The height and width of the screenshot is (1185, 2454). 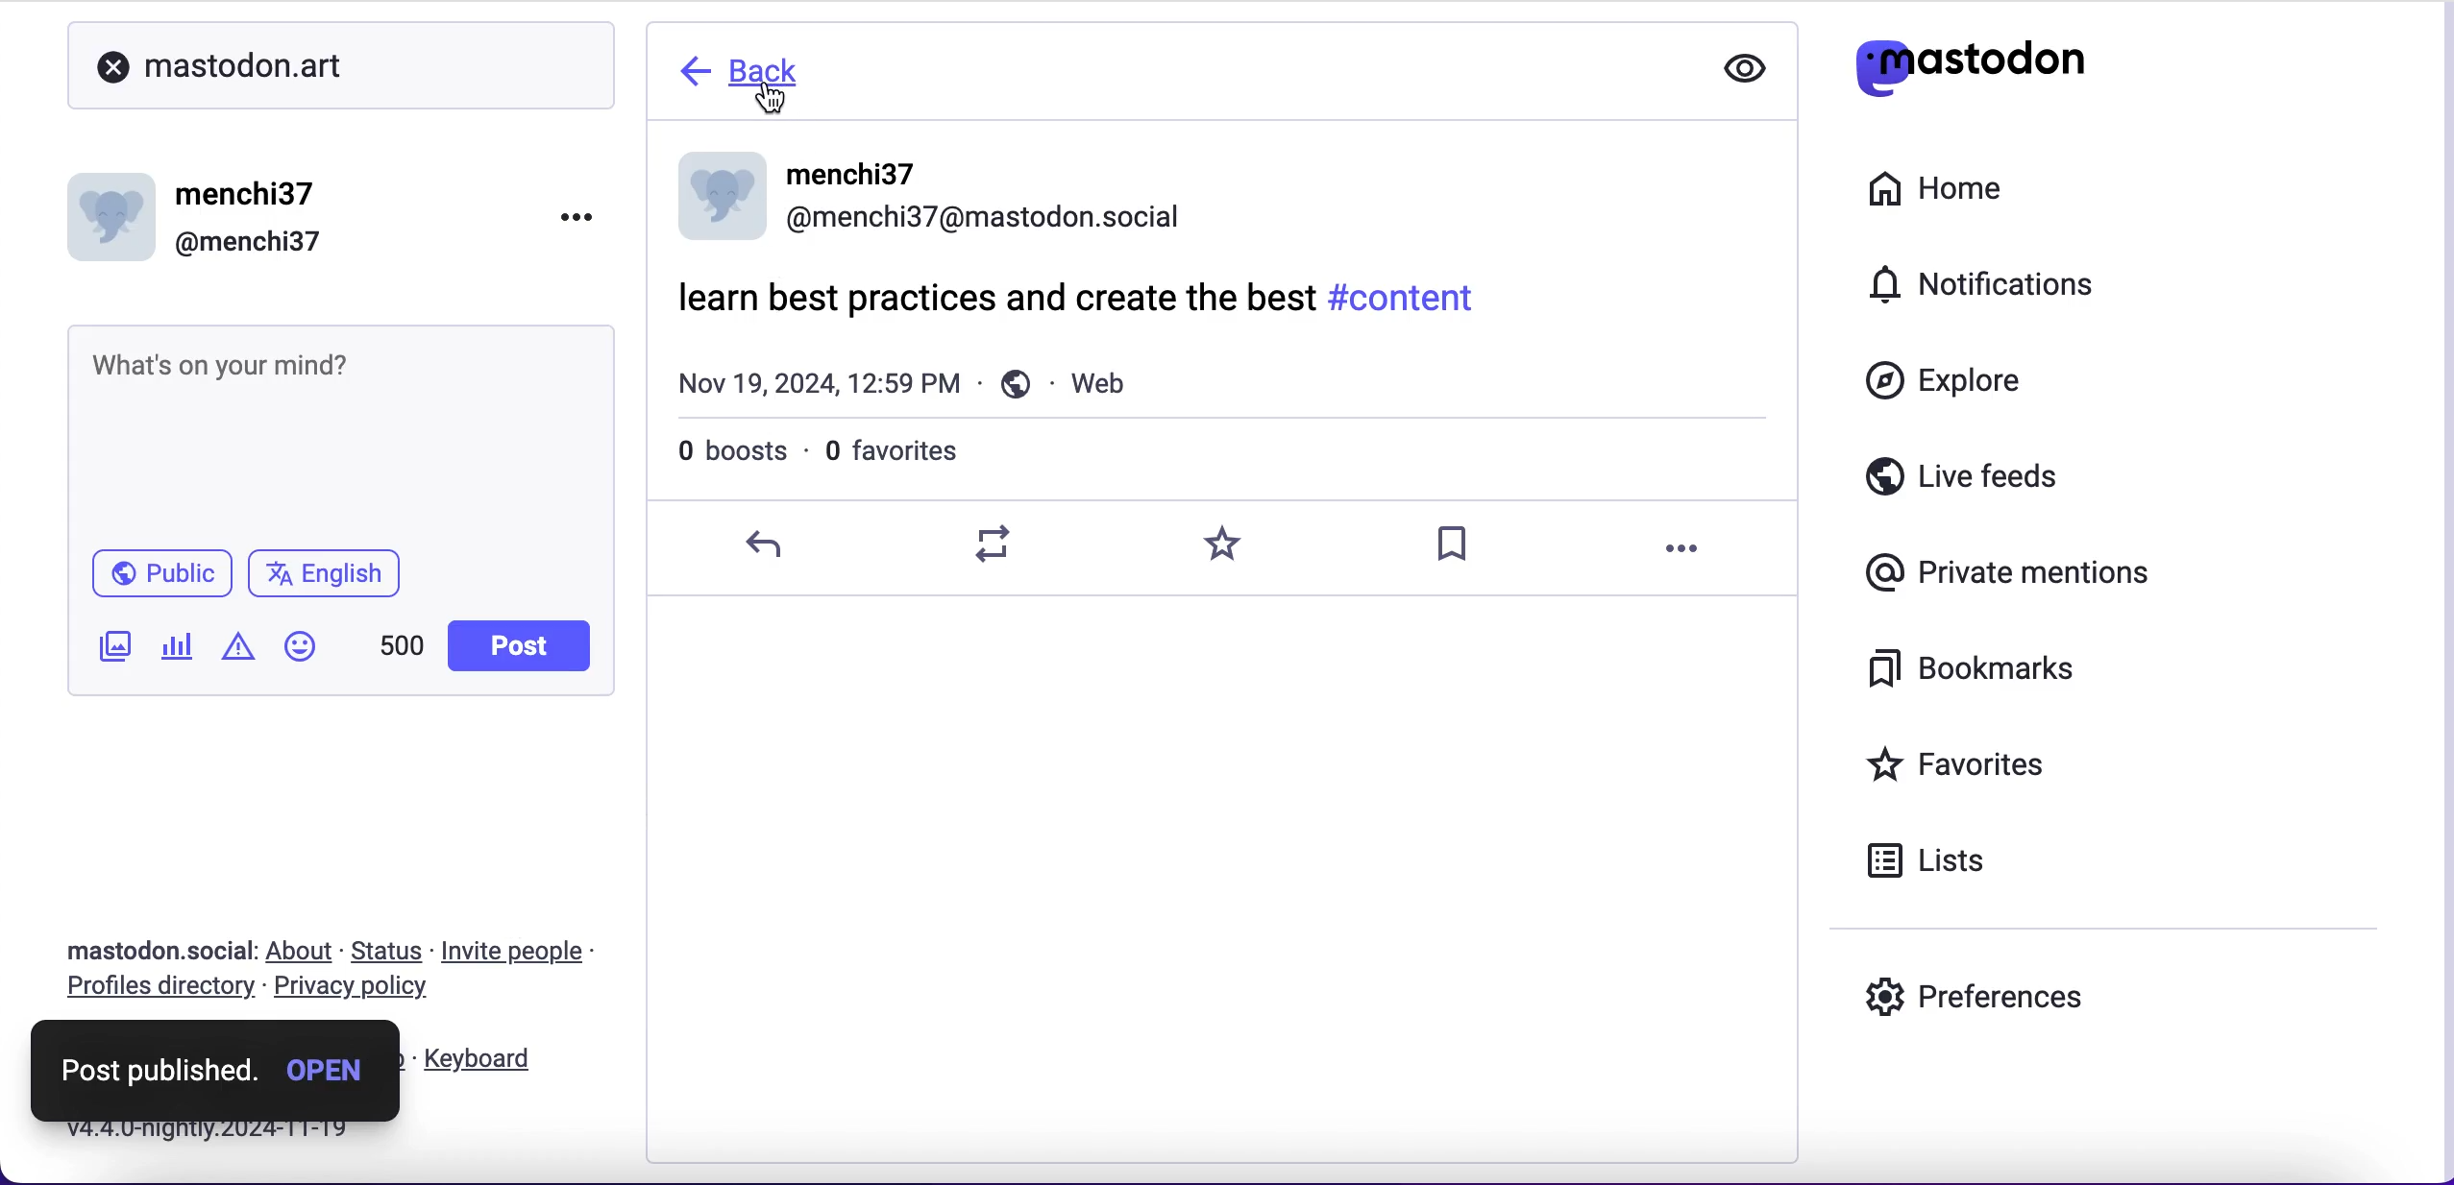 What do you see at coordinates (1741, 70) in the screenshot?
I see `mute` at bounding box center [1741, 70].